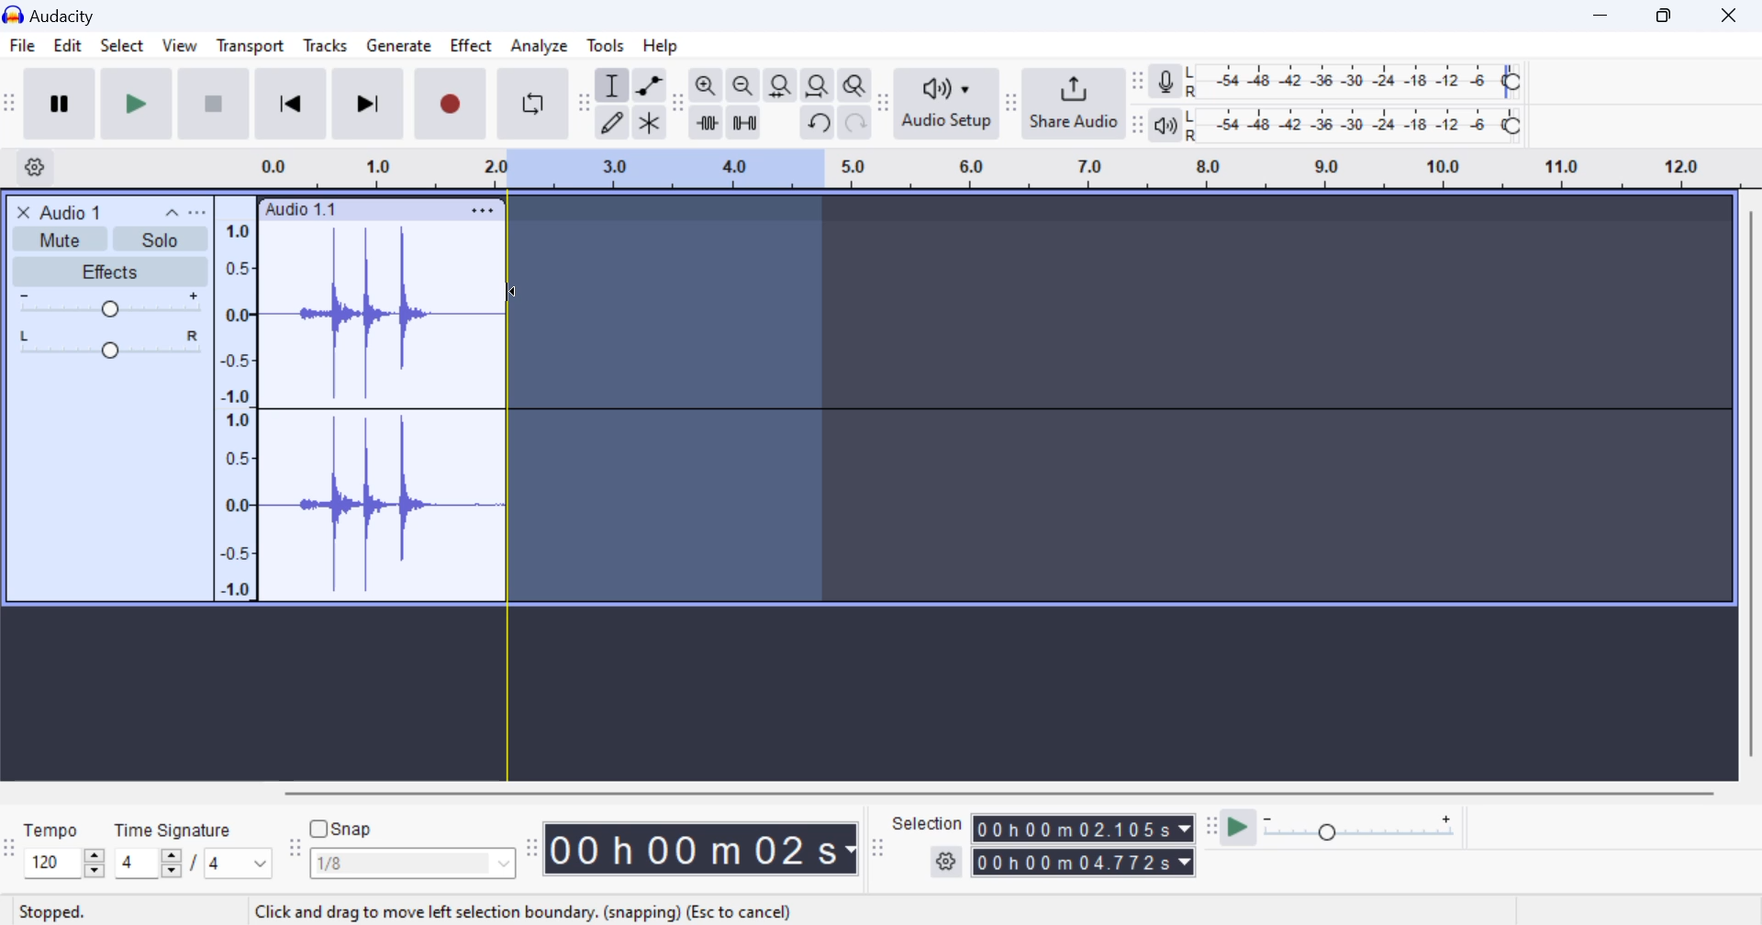 The width and height of the screenshot is (1762, 925). Describe the element at coordinates (365, 107) in the screenshot. I see `Skip To End` at that location.